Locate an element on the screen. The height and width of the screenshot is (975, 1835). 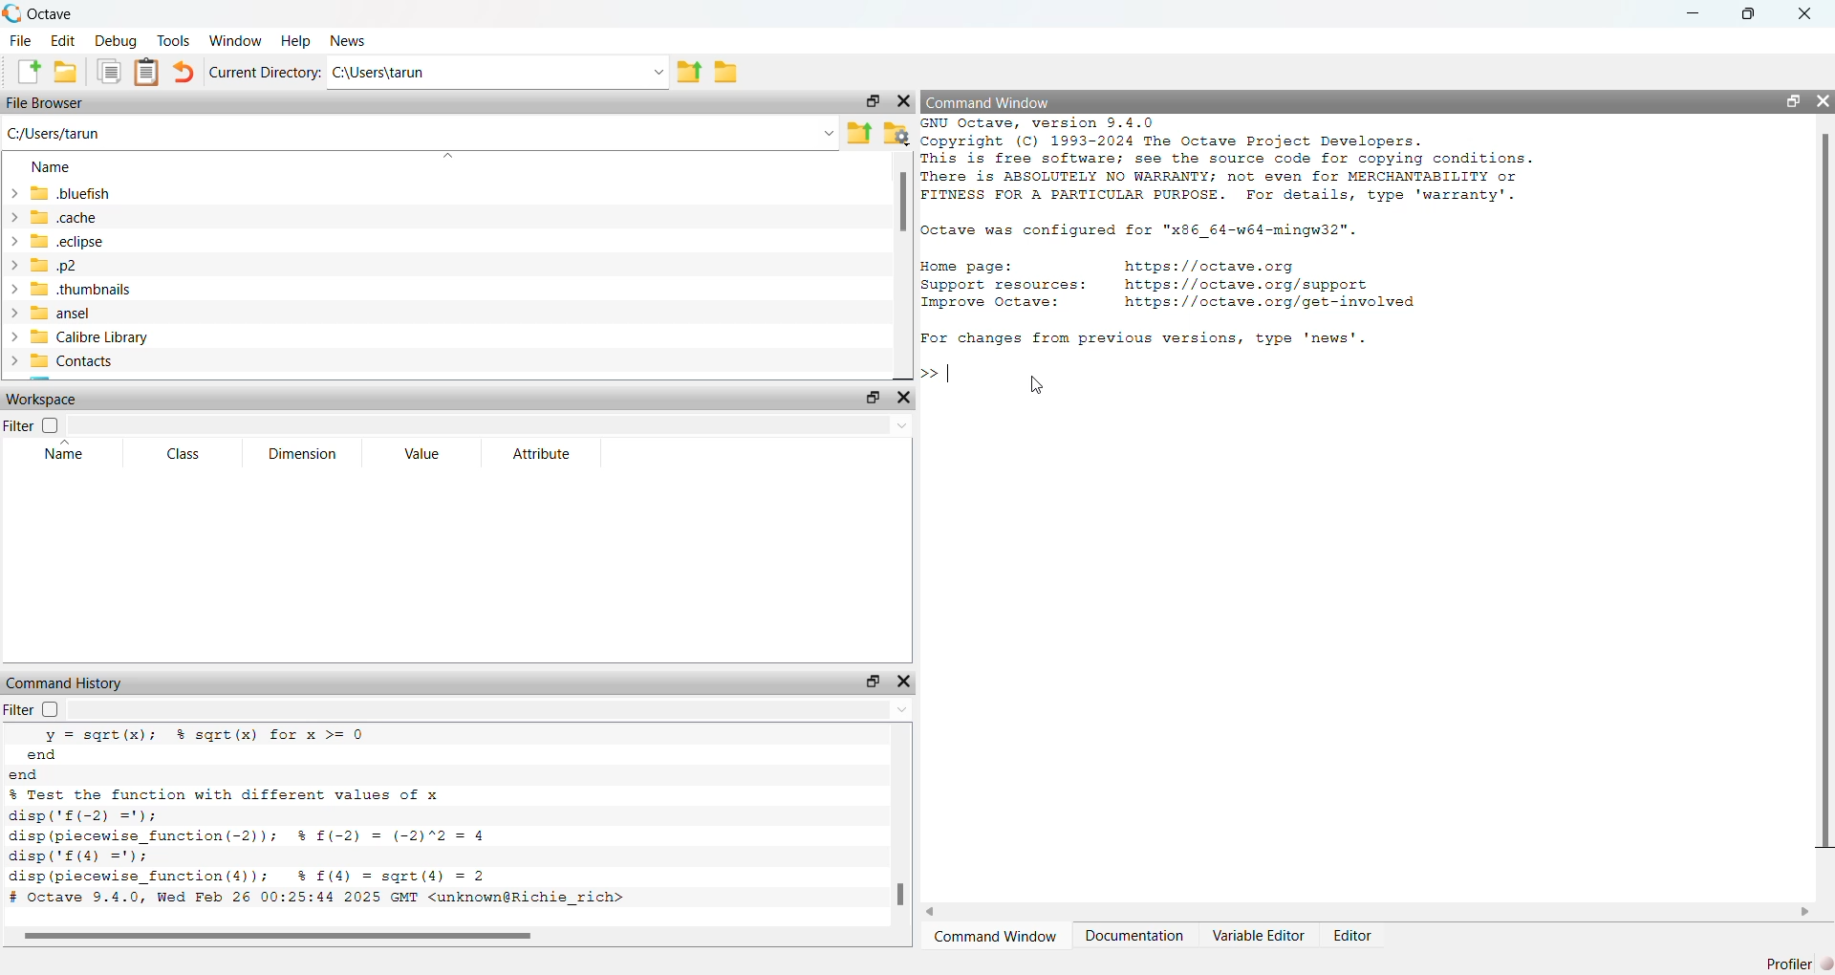
GNU Octave, version 9.4.0

Copyright (C) 1993-2024 The Octave Project Developers.

This is free software; see the source code for copying conditions.
There is ABSOLUTELY NO WARRANTY; not even for MERCHANTABILITY or
FITNESS FOR A PARTICULAR PURPOSE. For details, type 'warranty'.
octave was configured for "x86_64-w64-mingw32".

Home page: https://octave.org

Support resources:  https://octave.org/support

Improve Octave: https://octave.org/get-involved

For changes from previous versions, type 'news'. is located at coordinates (1255, 235).